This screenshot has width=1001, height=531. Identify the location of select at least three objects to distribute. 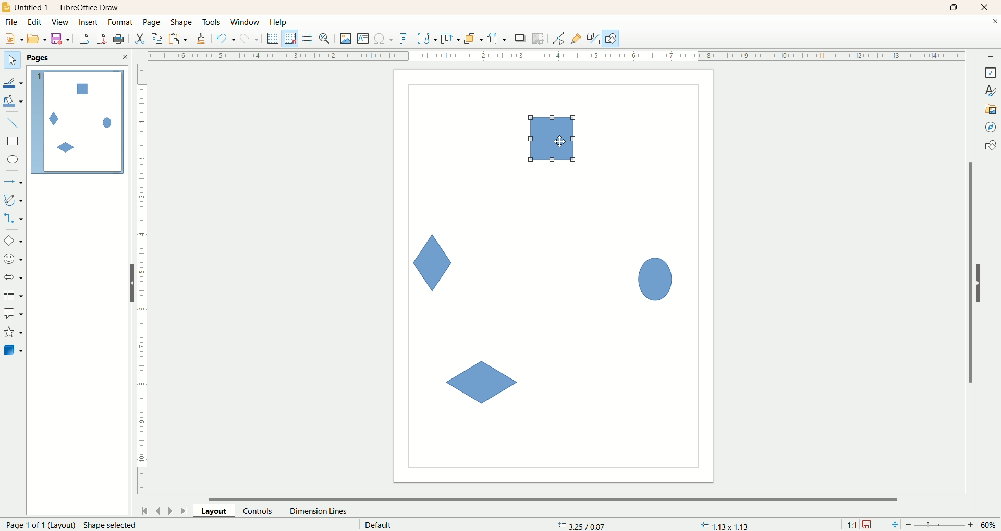
(497, 39).